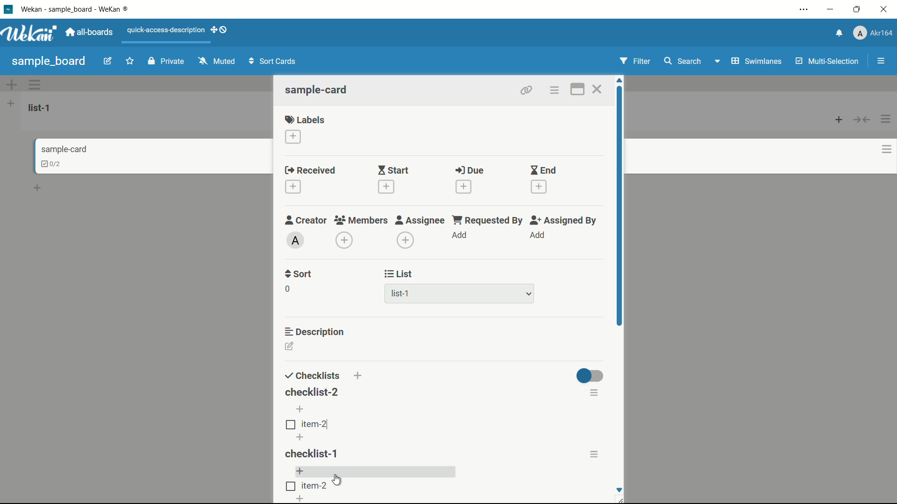  Describe the element at coordinates (755, 61) in the screenshot. I see `swimlanes` at that location.